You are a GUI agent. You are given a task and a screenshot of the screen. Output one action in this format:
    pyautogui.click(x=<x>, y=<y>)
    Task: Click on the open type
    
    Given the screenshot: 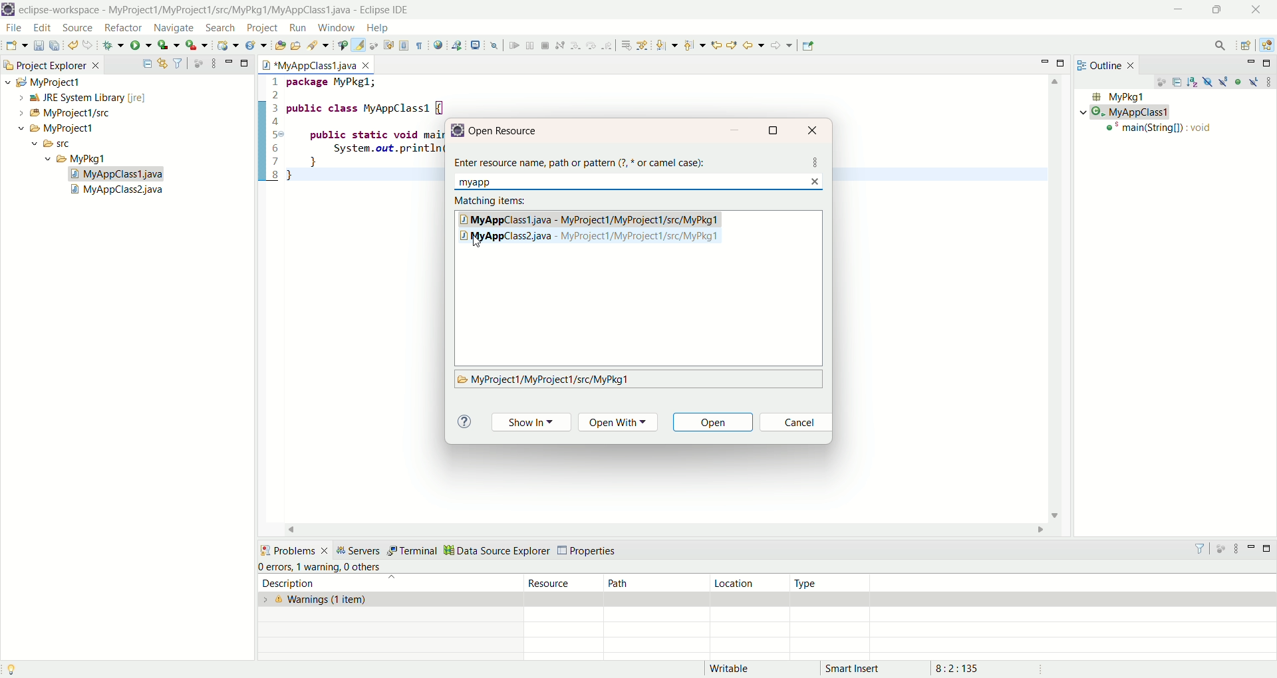 What is the action you would take?
    pyautogui.click(x=278, y=47)
    